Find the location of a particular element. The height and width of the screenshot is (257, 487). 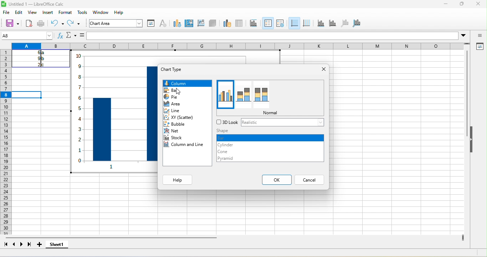

close is located at coordinates (323, 69).